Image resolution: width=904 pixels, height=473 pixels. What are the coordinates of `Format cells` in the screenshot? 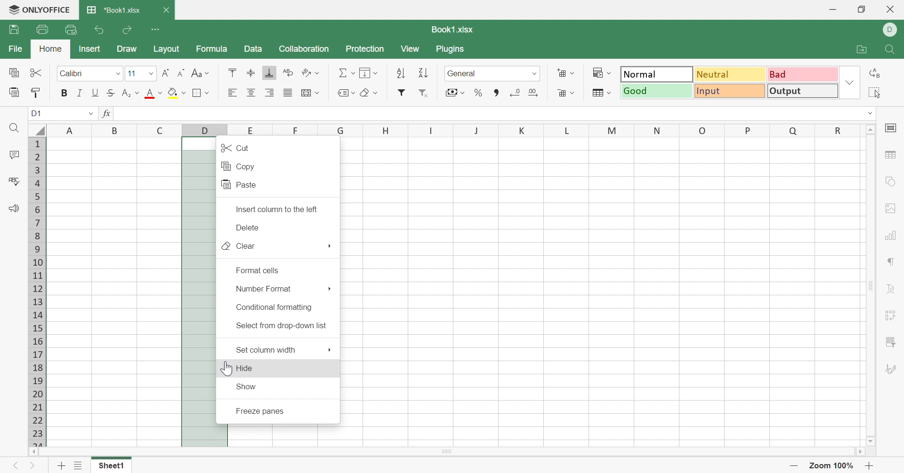 It's located at (259, 269).